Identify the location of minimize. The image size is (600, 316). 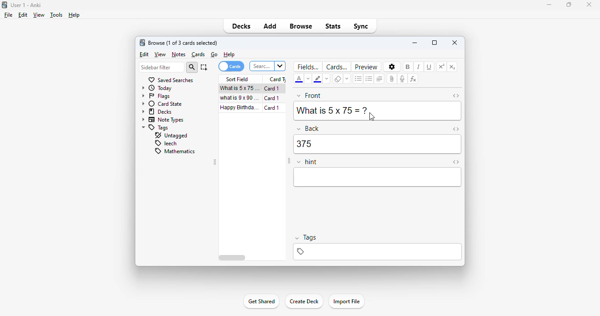
(549, 5).